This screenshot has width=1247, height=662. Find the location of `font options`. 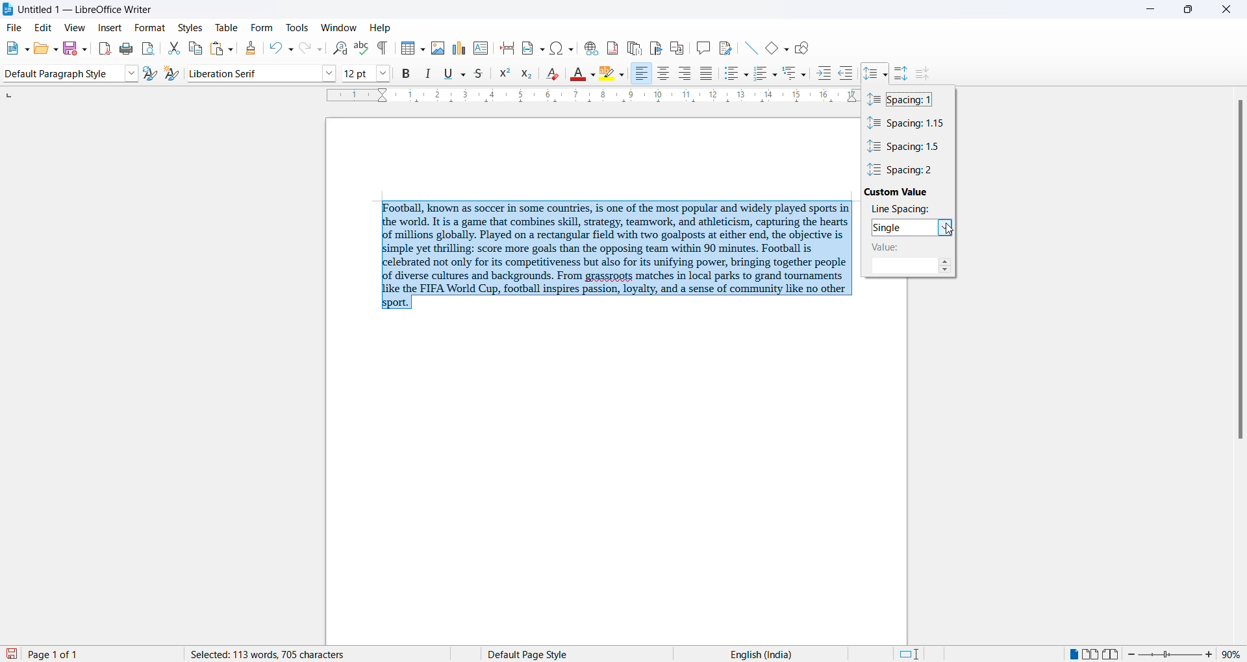

font options is located at coordinates (329, 73).